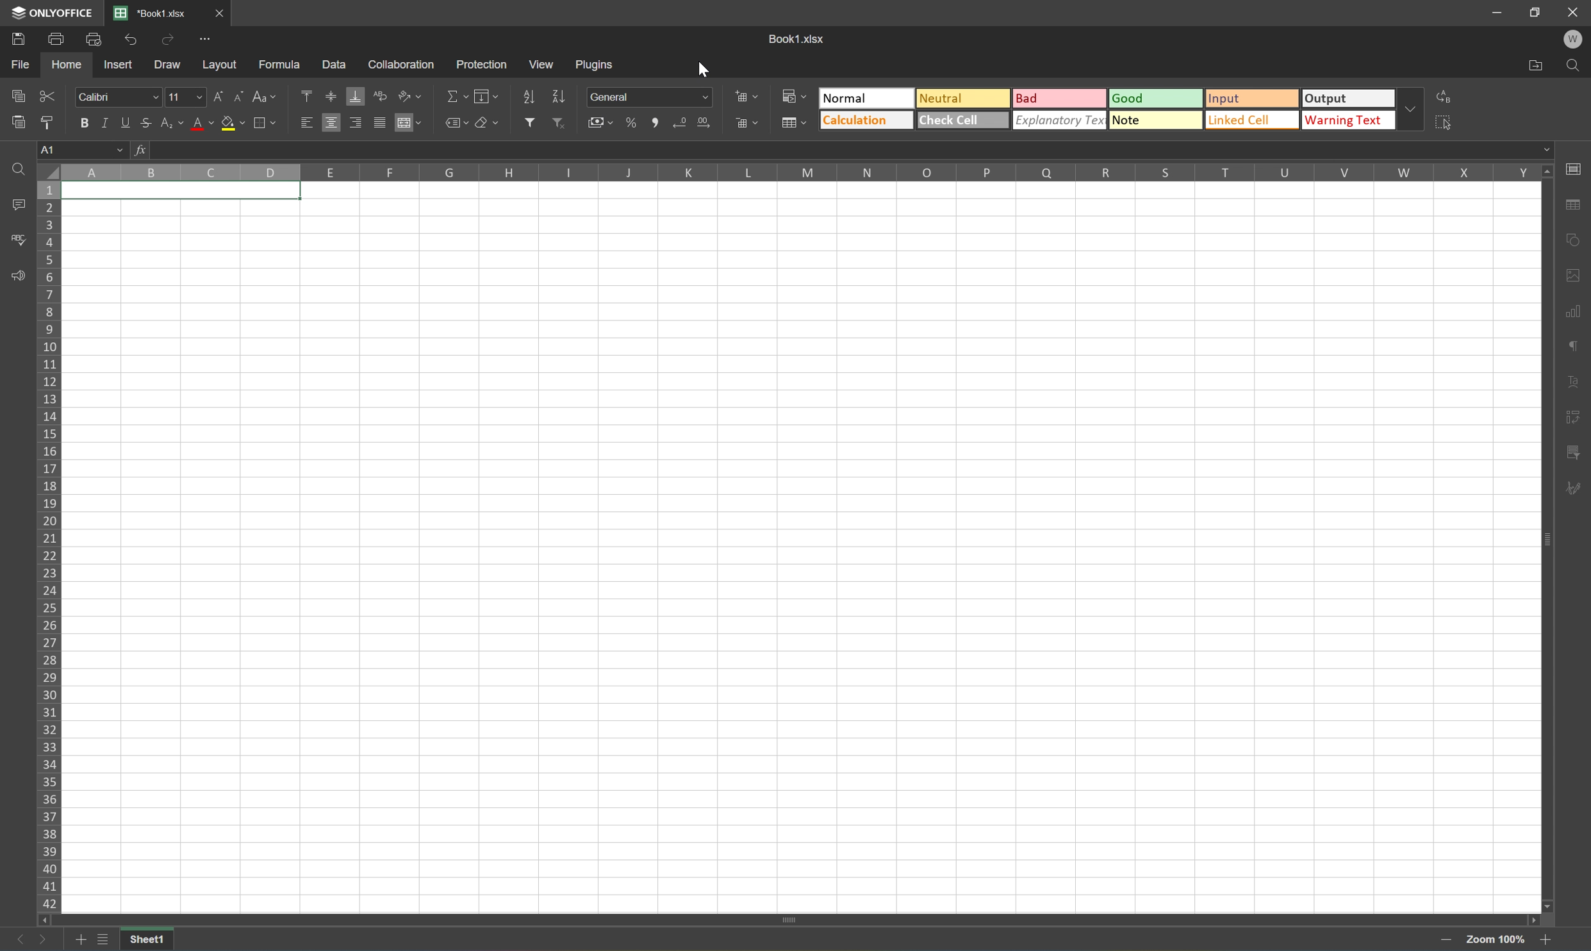 This screenshot has height=951, width=1591. Describe the element at coordinates (787, 918) in the screenshot. I see `Scroll bar` at that location.